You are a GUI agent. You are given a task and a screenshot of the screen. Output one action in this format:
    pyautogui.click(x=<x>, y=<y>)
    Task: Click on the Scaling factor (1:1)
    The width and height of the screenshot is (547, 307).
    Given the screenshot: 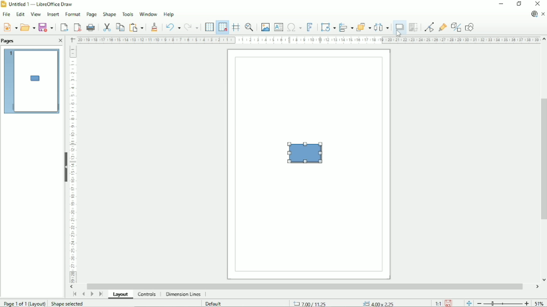 What is the action you would take?
    pyautogui.click(x=436, y=303)
    